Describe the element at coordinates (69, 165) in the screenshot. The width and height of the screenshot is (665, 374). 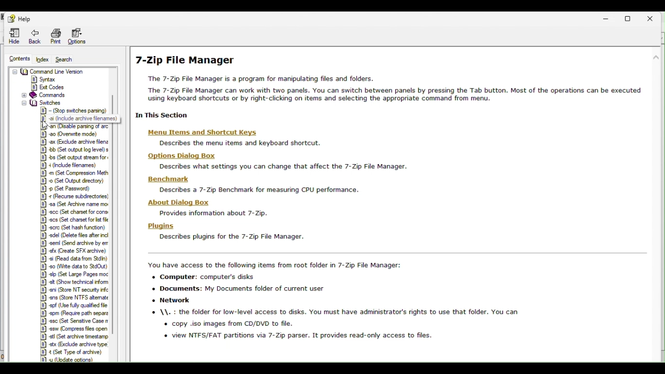
I see `Include filenames` at that location.